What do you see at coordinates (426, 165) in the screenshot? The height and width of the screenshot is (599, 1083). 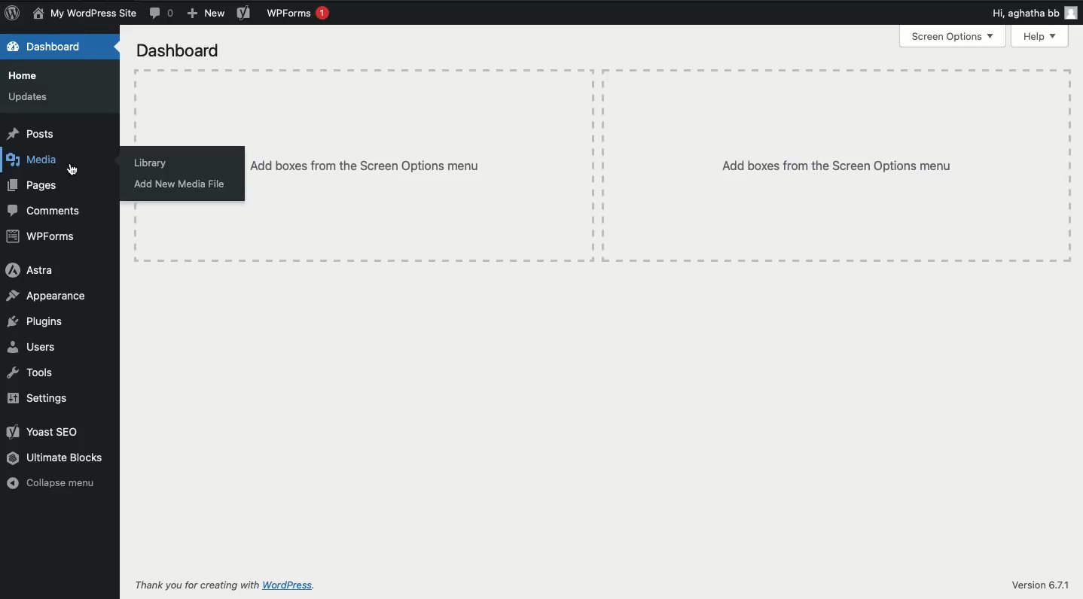 I see `Add boxes from the screen options menu` at bounding box center [426, 165].